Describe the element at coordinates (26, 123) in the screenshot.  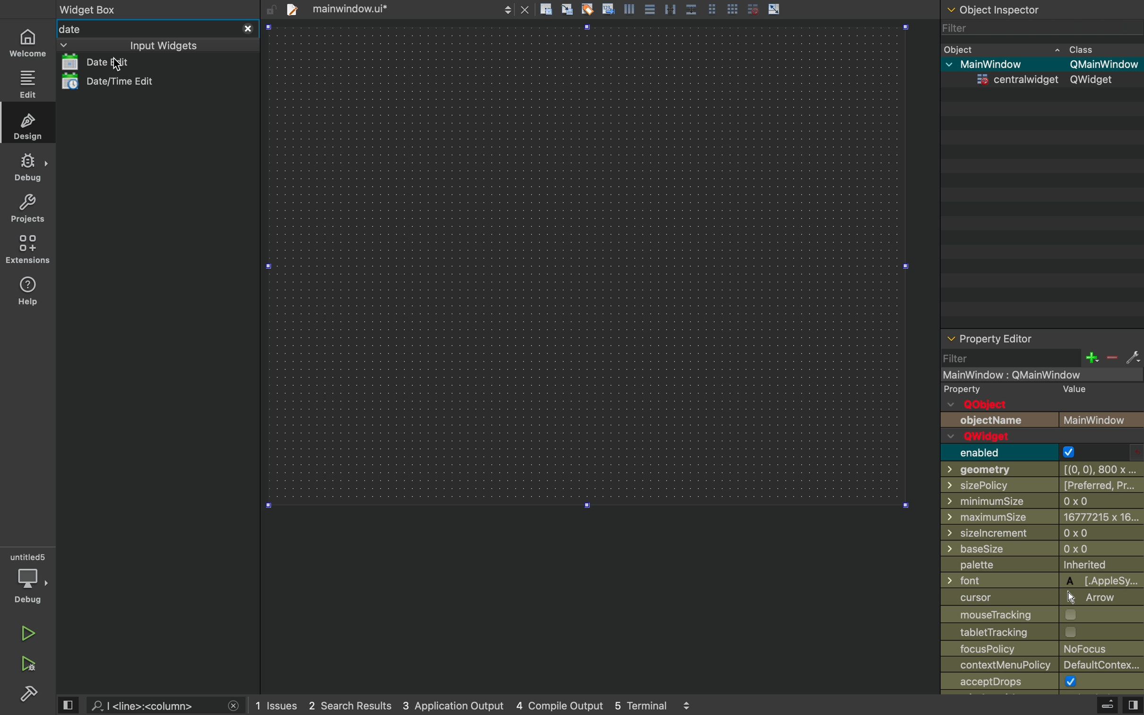
I see `design` at that location.